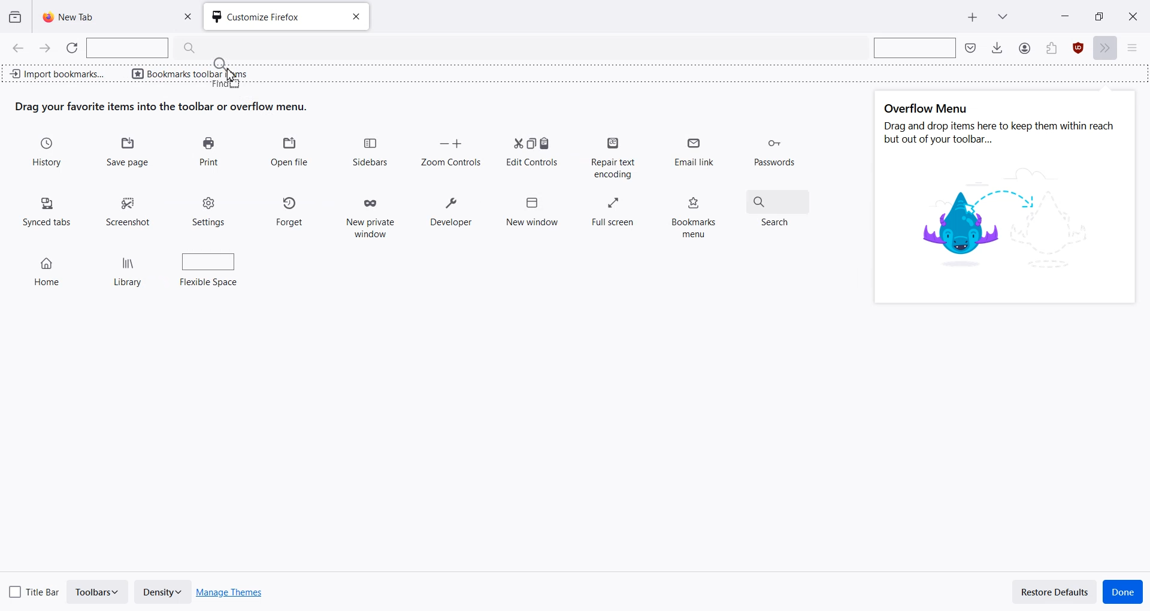  What do you see at coordinates (450, 151) in the screenshot?
I see `Zoom Controls` at bounding box center [450, 151].